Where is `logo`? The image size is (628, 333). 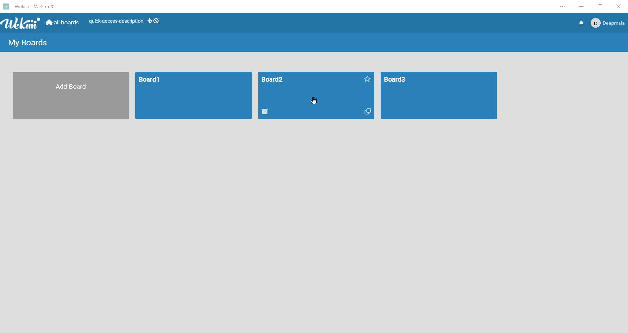
logo is located at coordinates (6, 8).